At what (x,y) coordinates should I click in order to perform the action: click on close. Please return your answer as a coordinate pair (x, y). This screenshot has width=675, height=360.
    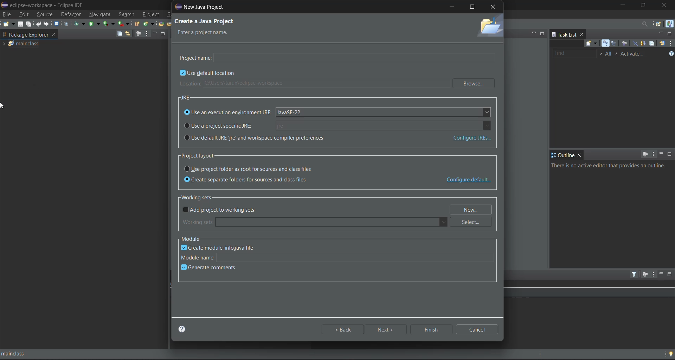
    Looking at the image, I should click on (493, 8).